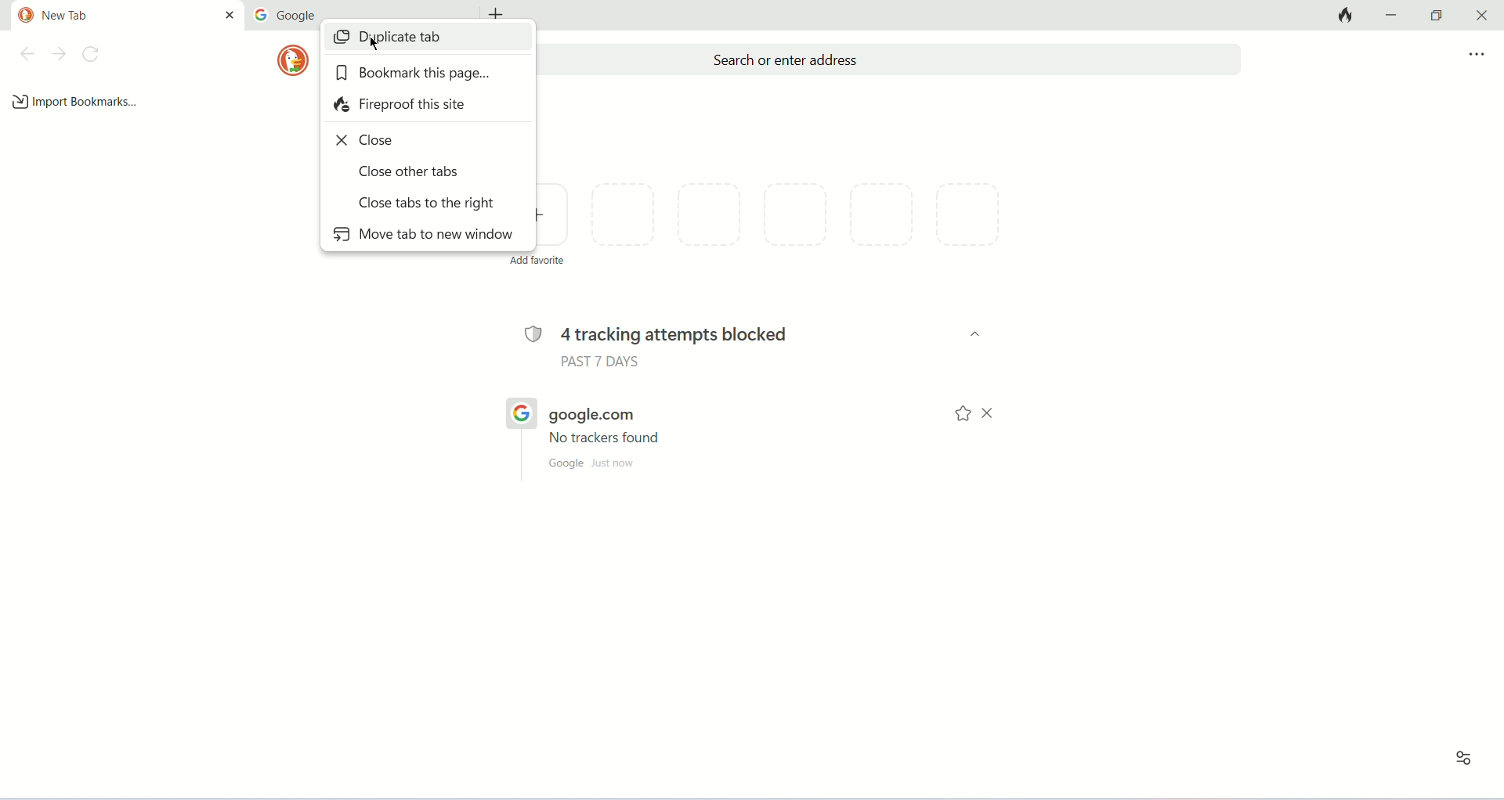 This screenshot has width=1504, height=800. I want to click on move tab to new window, so click(421, 236).